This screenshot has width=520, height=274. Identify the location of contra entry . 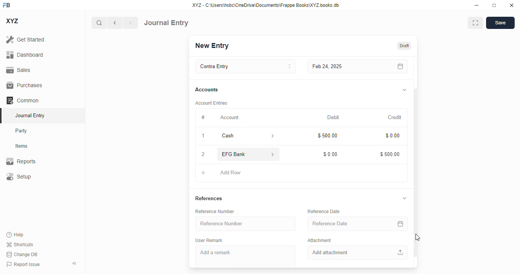
(245, 67).